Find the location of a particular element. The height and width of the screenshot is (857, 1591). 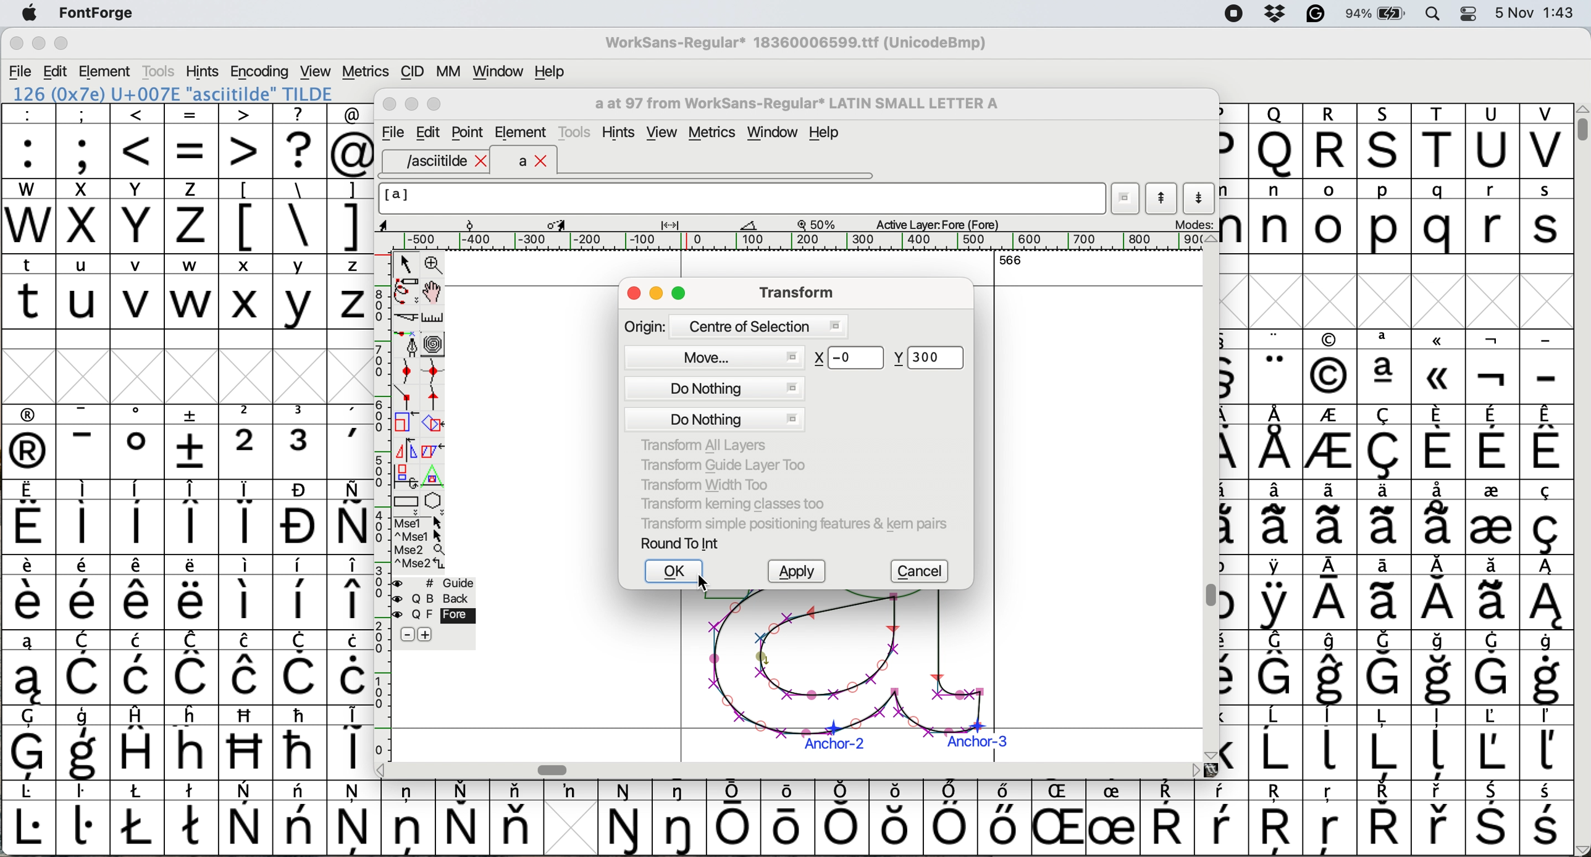

add a curve point vertically or horizontally is located at coordinates (437, 371).